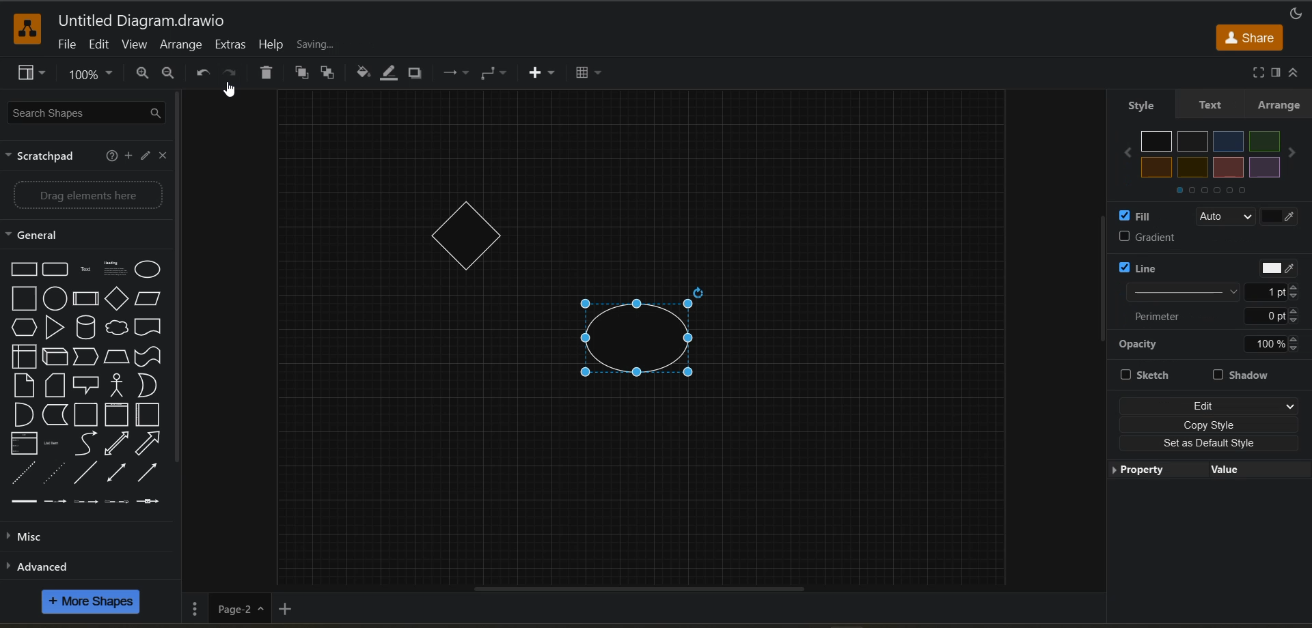  Describe the element at coordinates (117, 502) in the screenshot. I see `connector with 3 labels` at that location.